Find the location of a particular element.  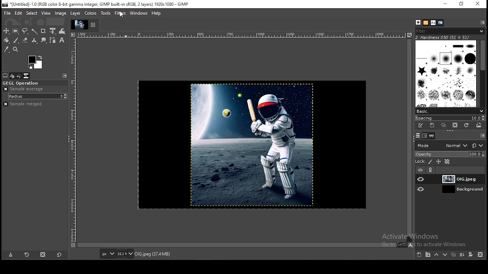

color picker tool is located at coordinates (7, 49).